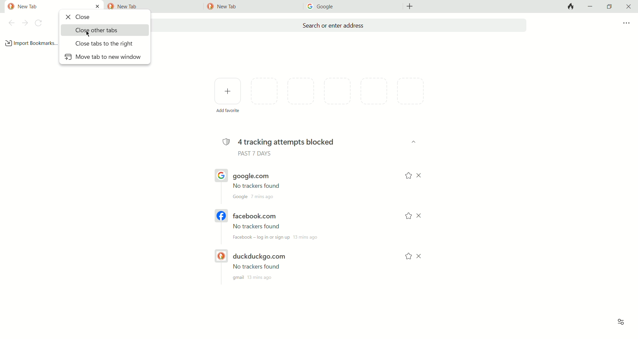 The height and width of the screenshot is (339, 638). I want to click on add to favorites, so click(407, 216).